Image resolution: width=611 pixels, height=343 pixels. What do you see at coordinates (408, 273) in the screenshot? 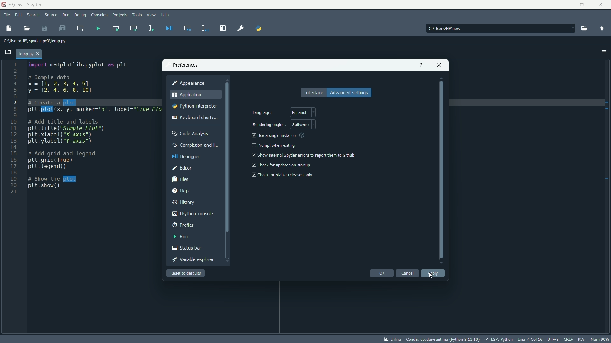
I see `cancel` at bounding box center [408, 273].